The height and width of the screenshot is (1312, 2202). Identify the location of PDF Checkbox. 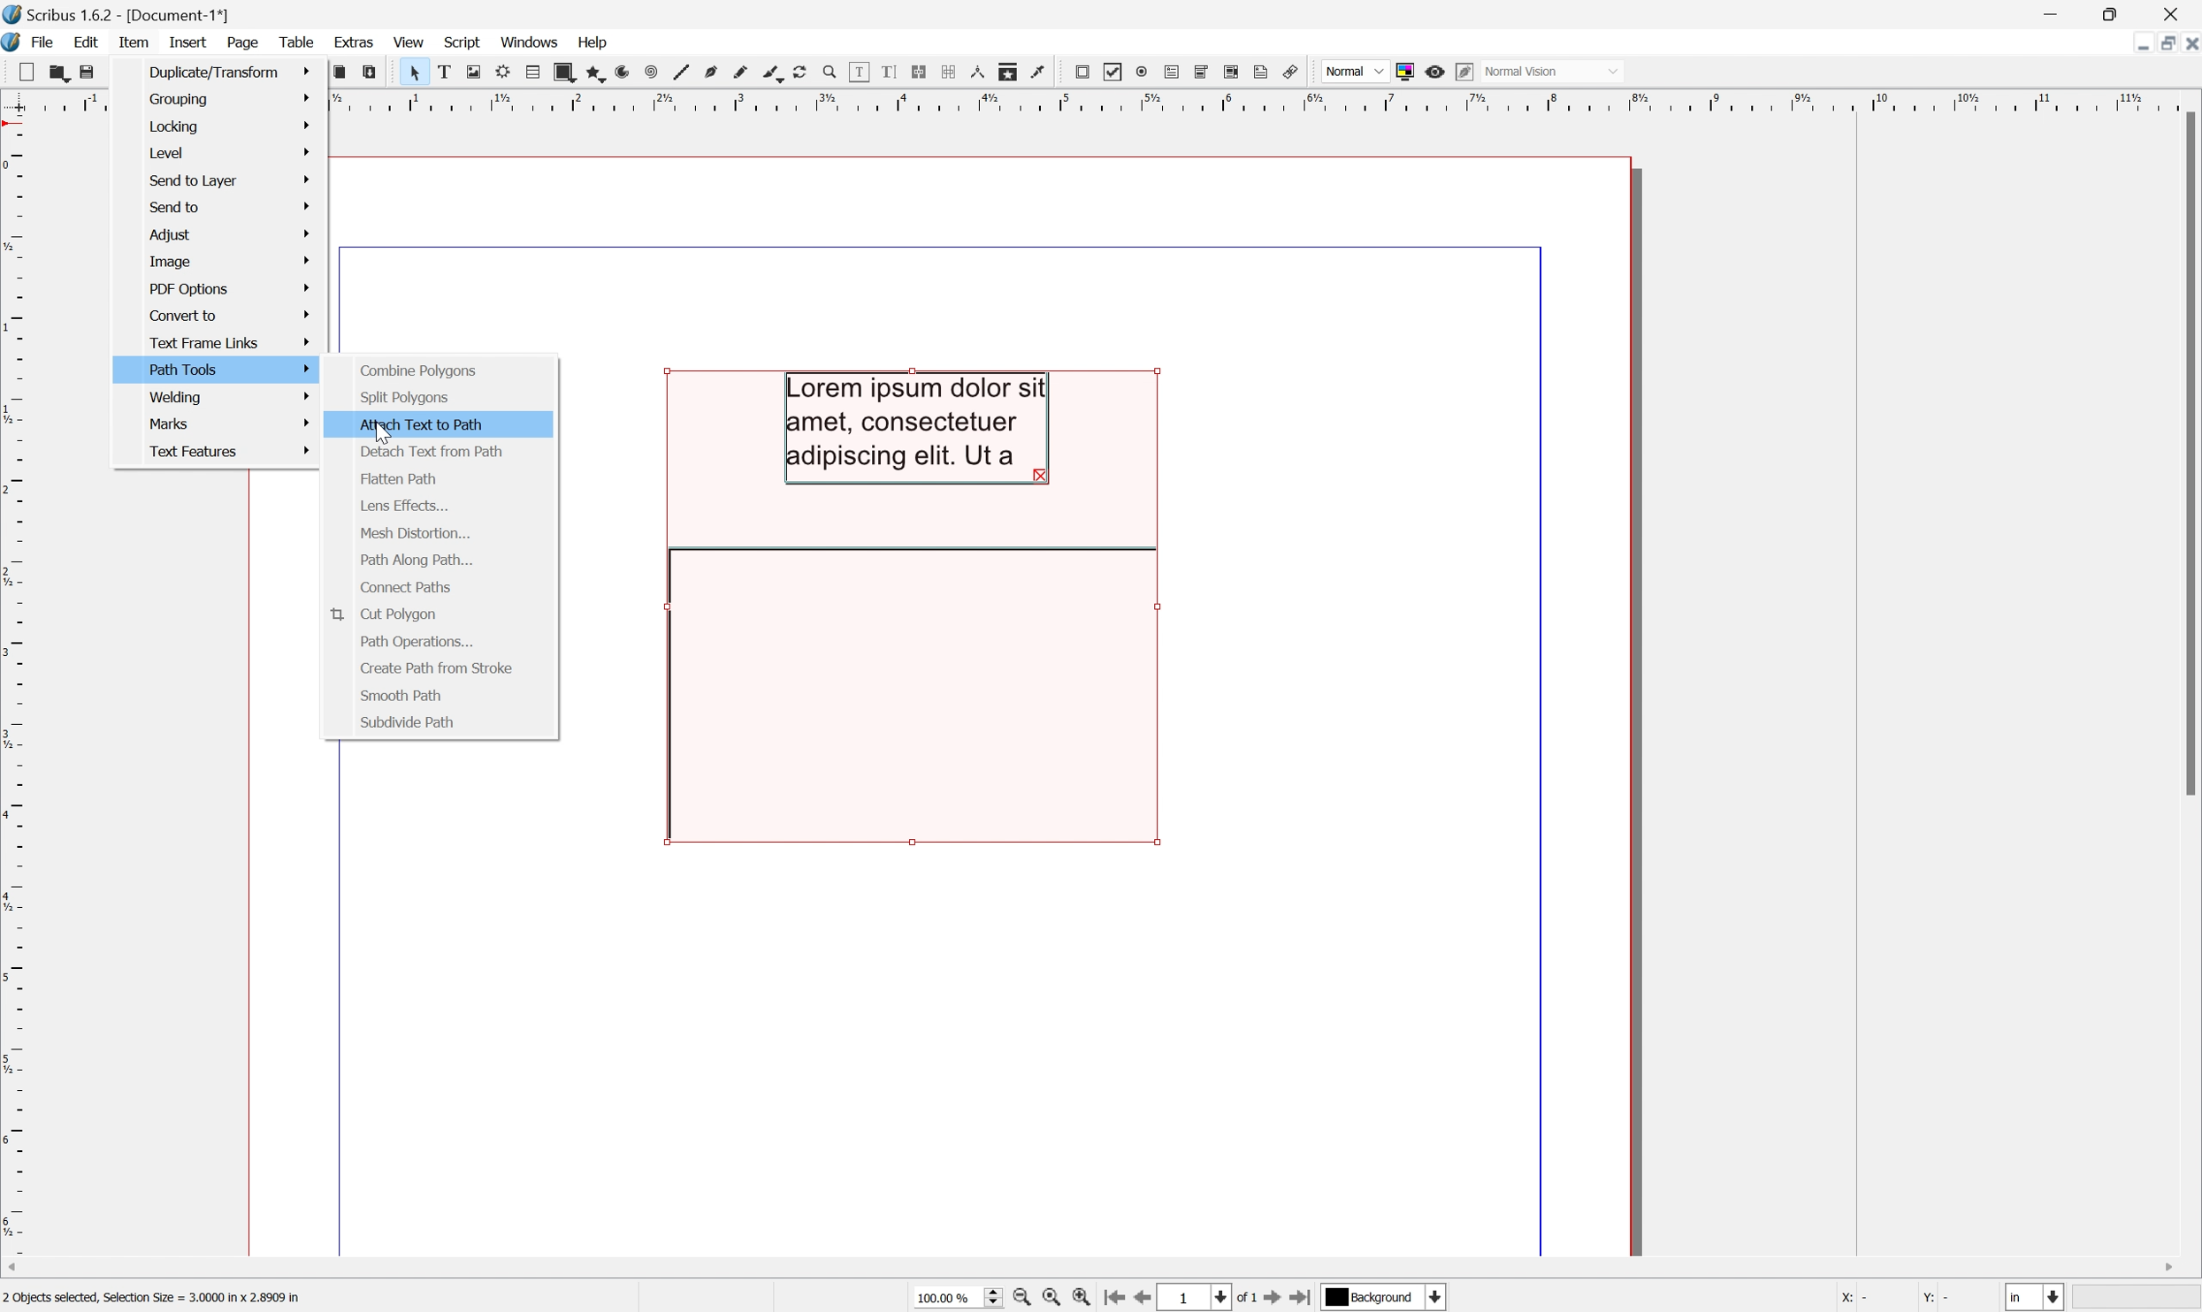
(1113, 72).